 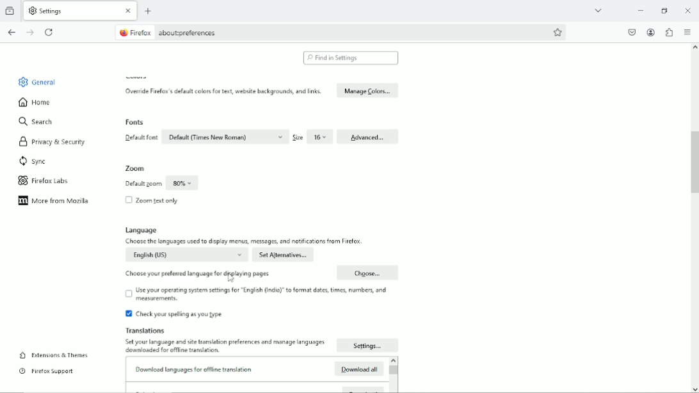 What do you see at coordinates (223, 91) in the screenshot?
I see `‘Override Firefox's default colors for text, website backgrounds, and links.` at bounding box center [223, 91].